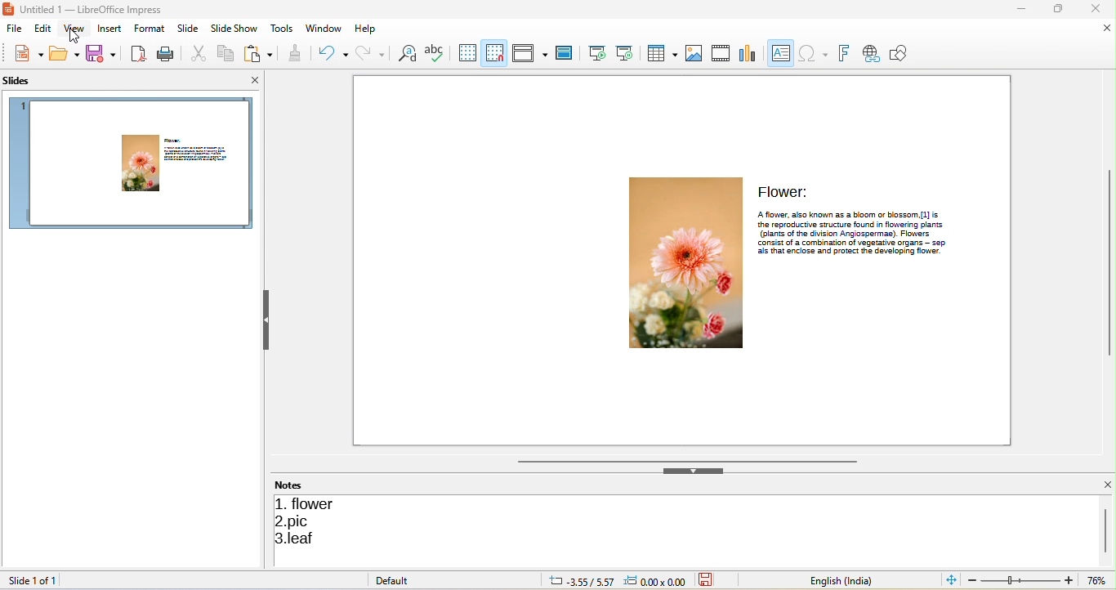  What do you see at coordinates (1107, 29) in the screenshot?
I see `close` at bounding box center [1107, 29].